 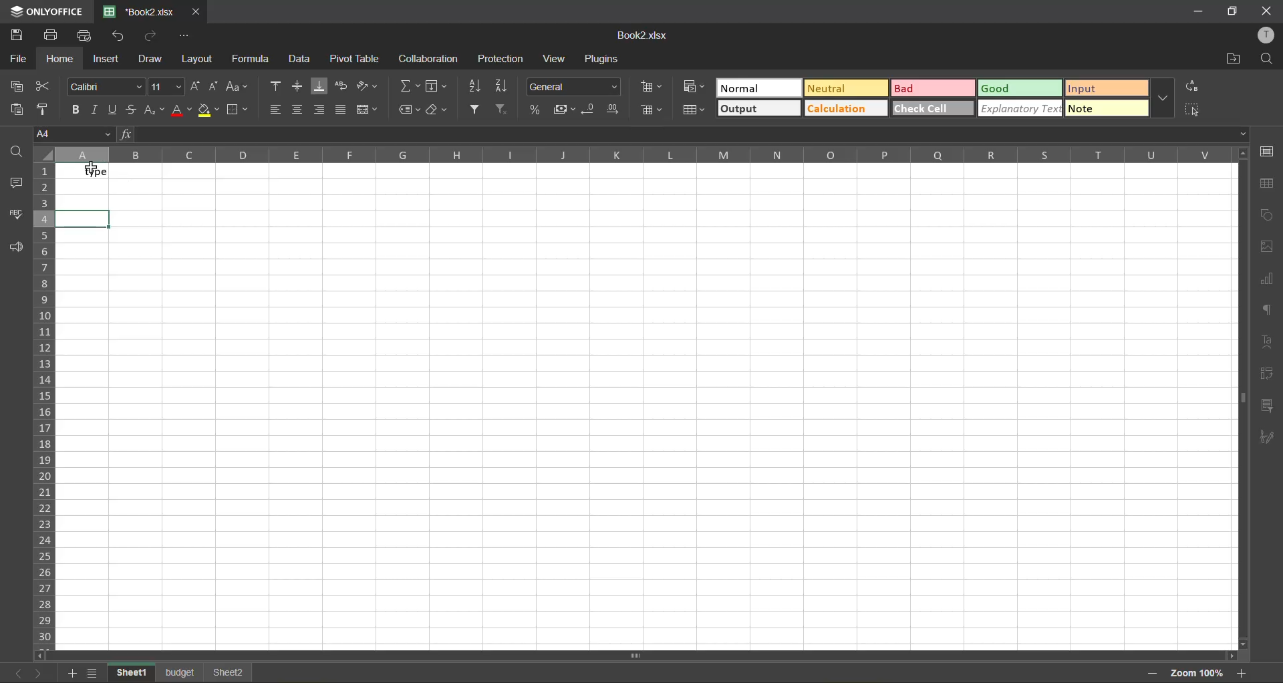 What do you see at coordinates (1266, 440) in the screenshot?
I see `paragraph` at bounding box center [1266, 440].